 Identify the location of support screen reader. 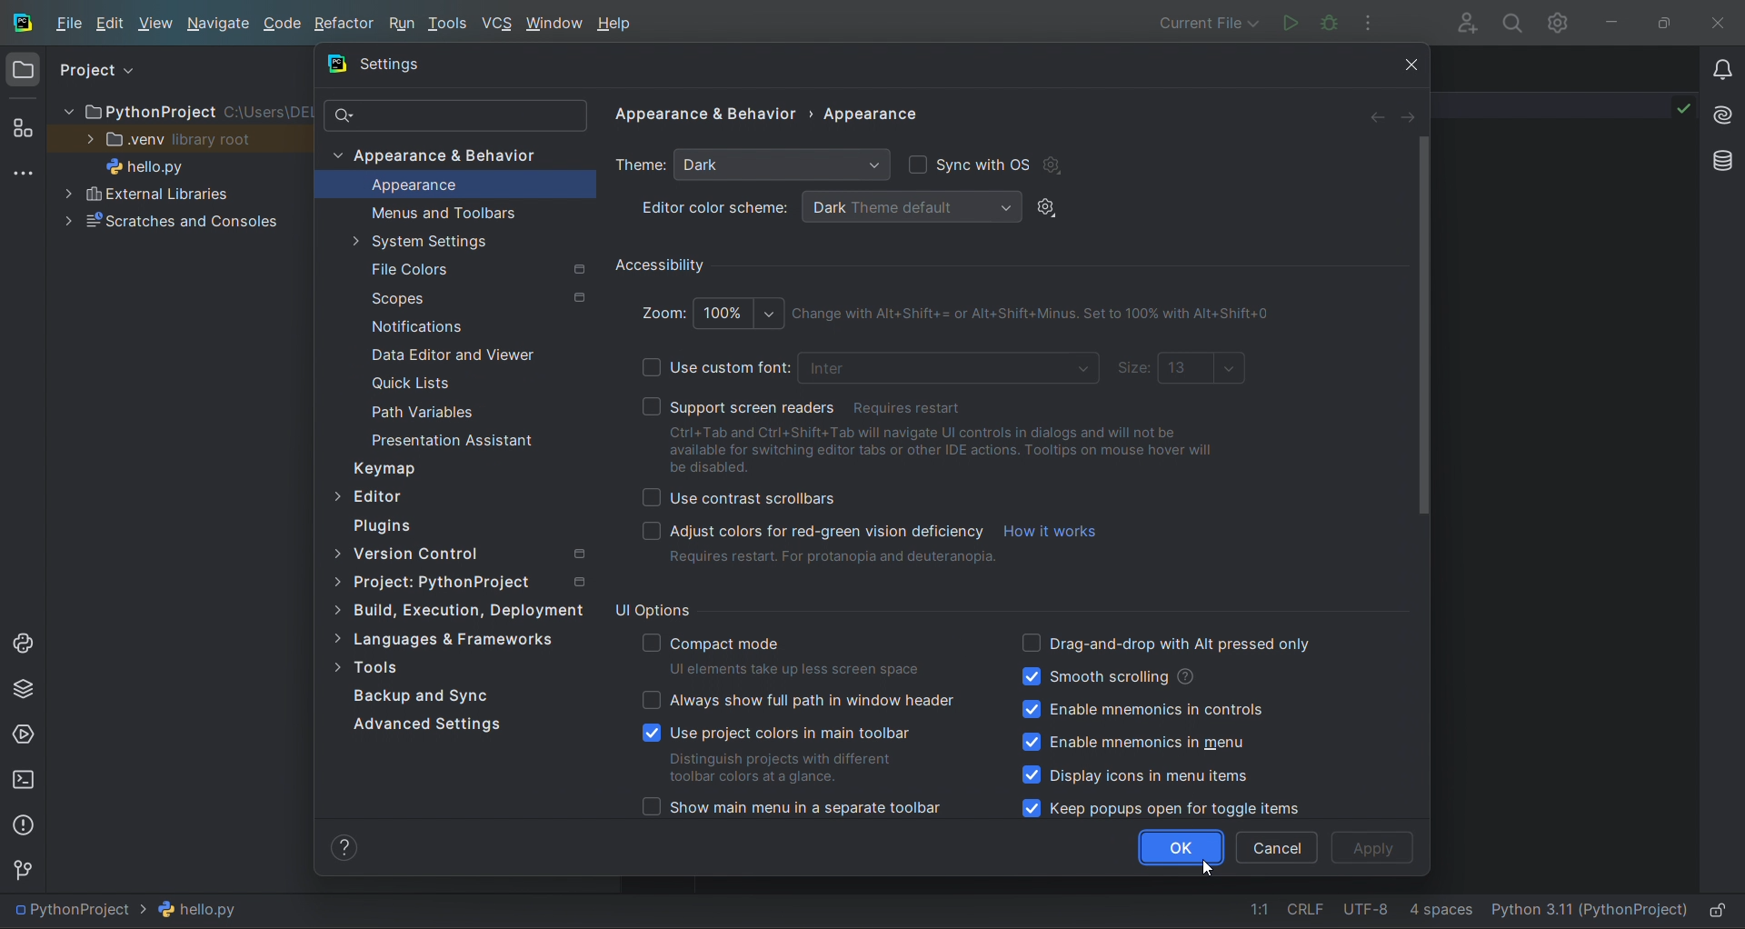
(755, 405).